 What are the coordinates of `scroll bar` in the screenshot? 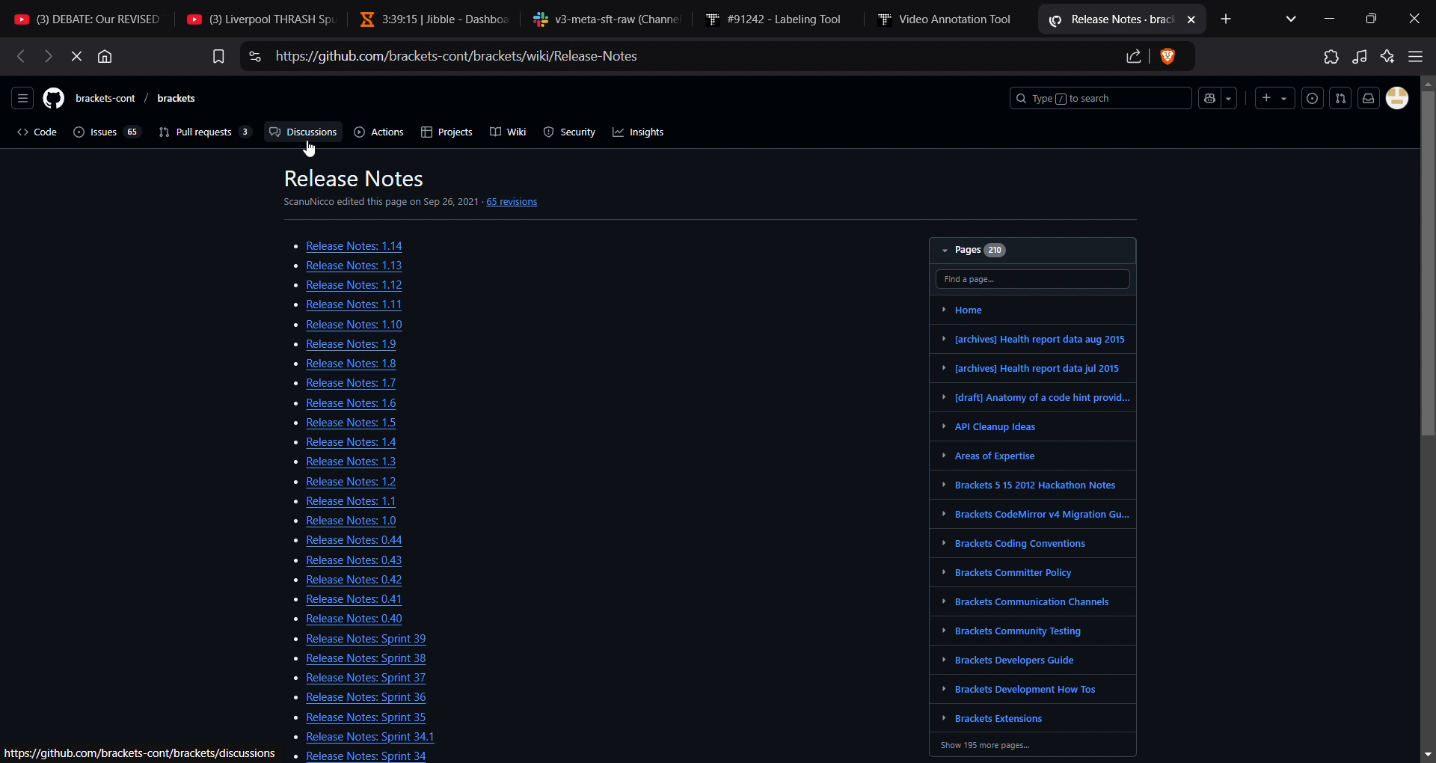 It's located at (1427, 415).